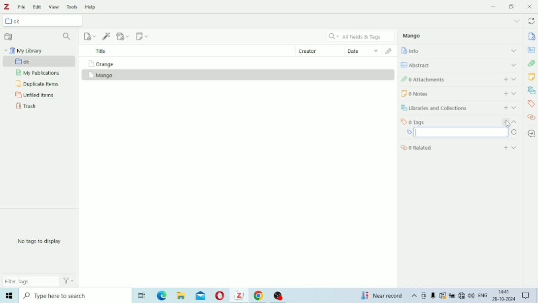 Image resolution: width=538 pixels, height=303 pixels. I want to click on Edit, so click(37, 7).